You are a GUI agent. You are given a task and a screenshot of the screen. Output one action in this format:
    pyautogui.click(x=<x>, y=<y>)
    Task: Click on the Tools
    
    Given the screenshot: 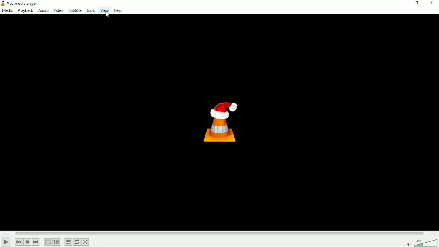 What is the action you would take?
    pyautogui.click(x=91, y=10)
    